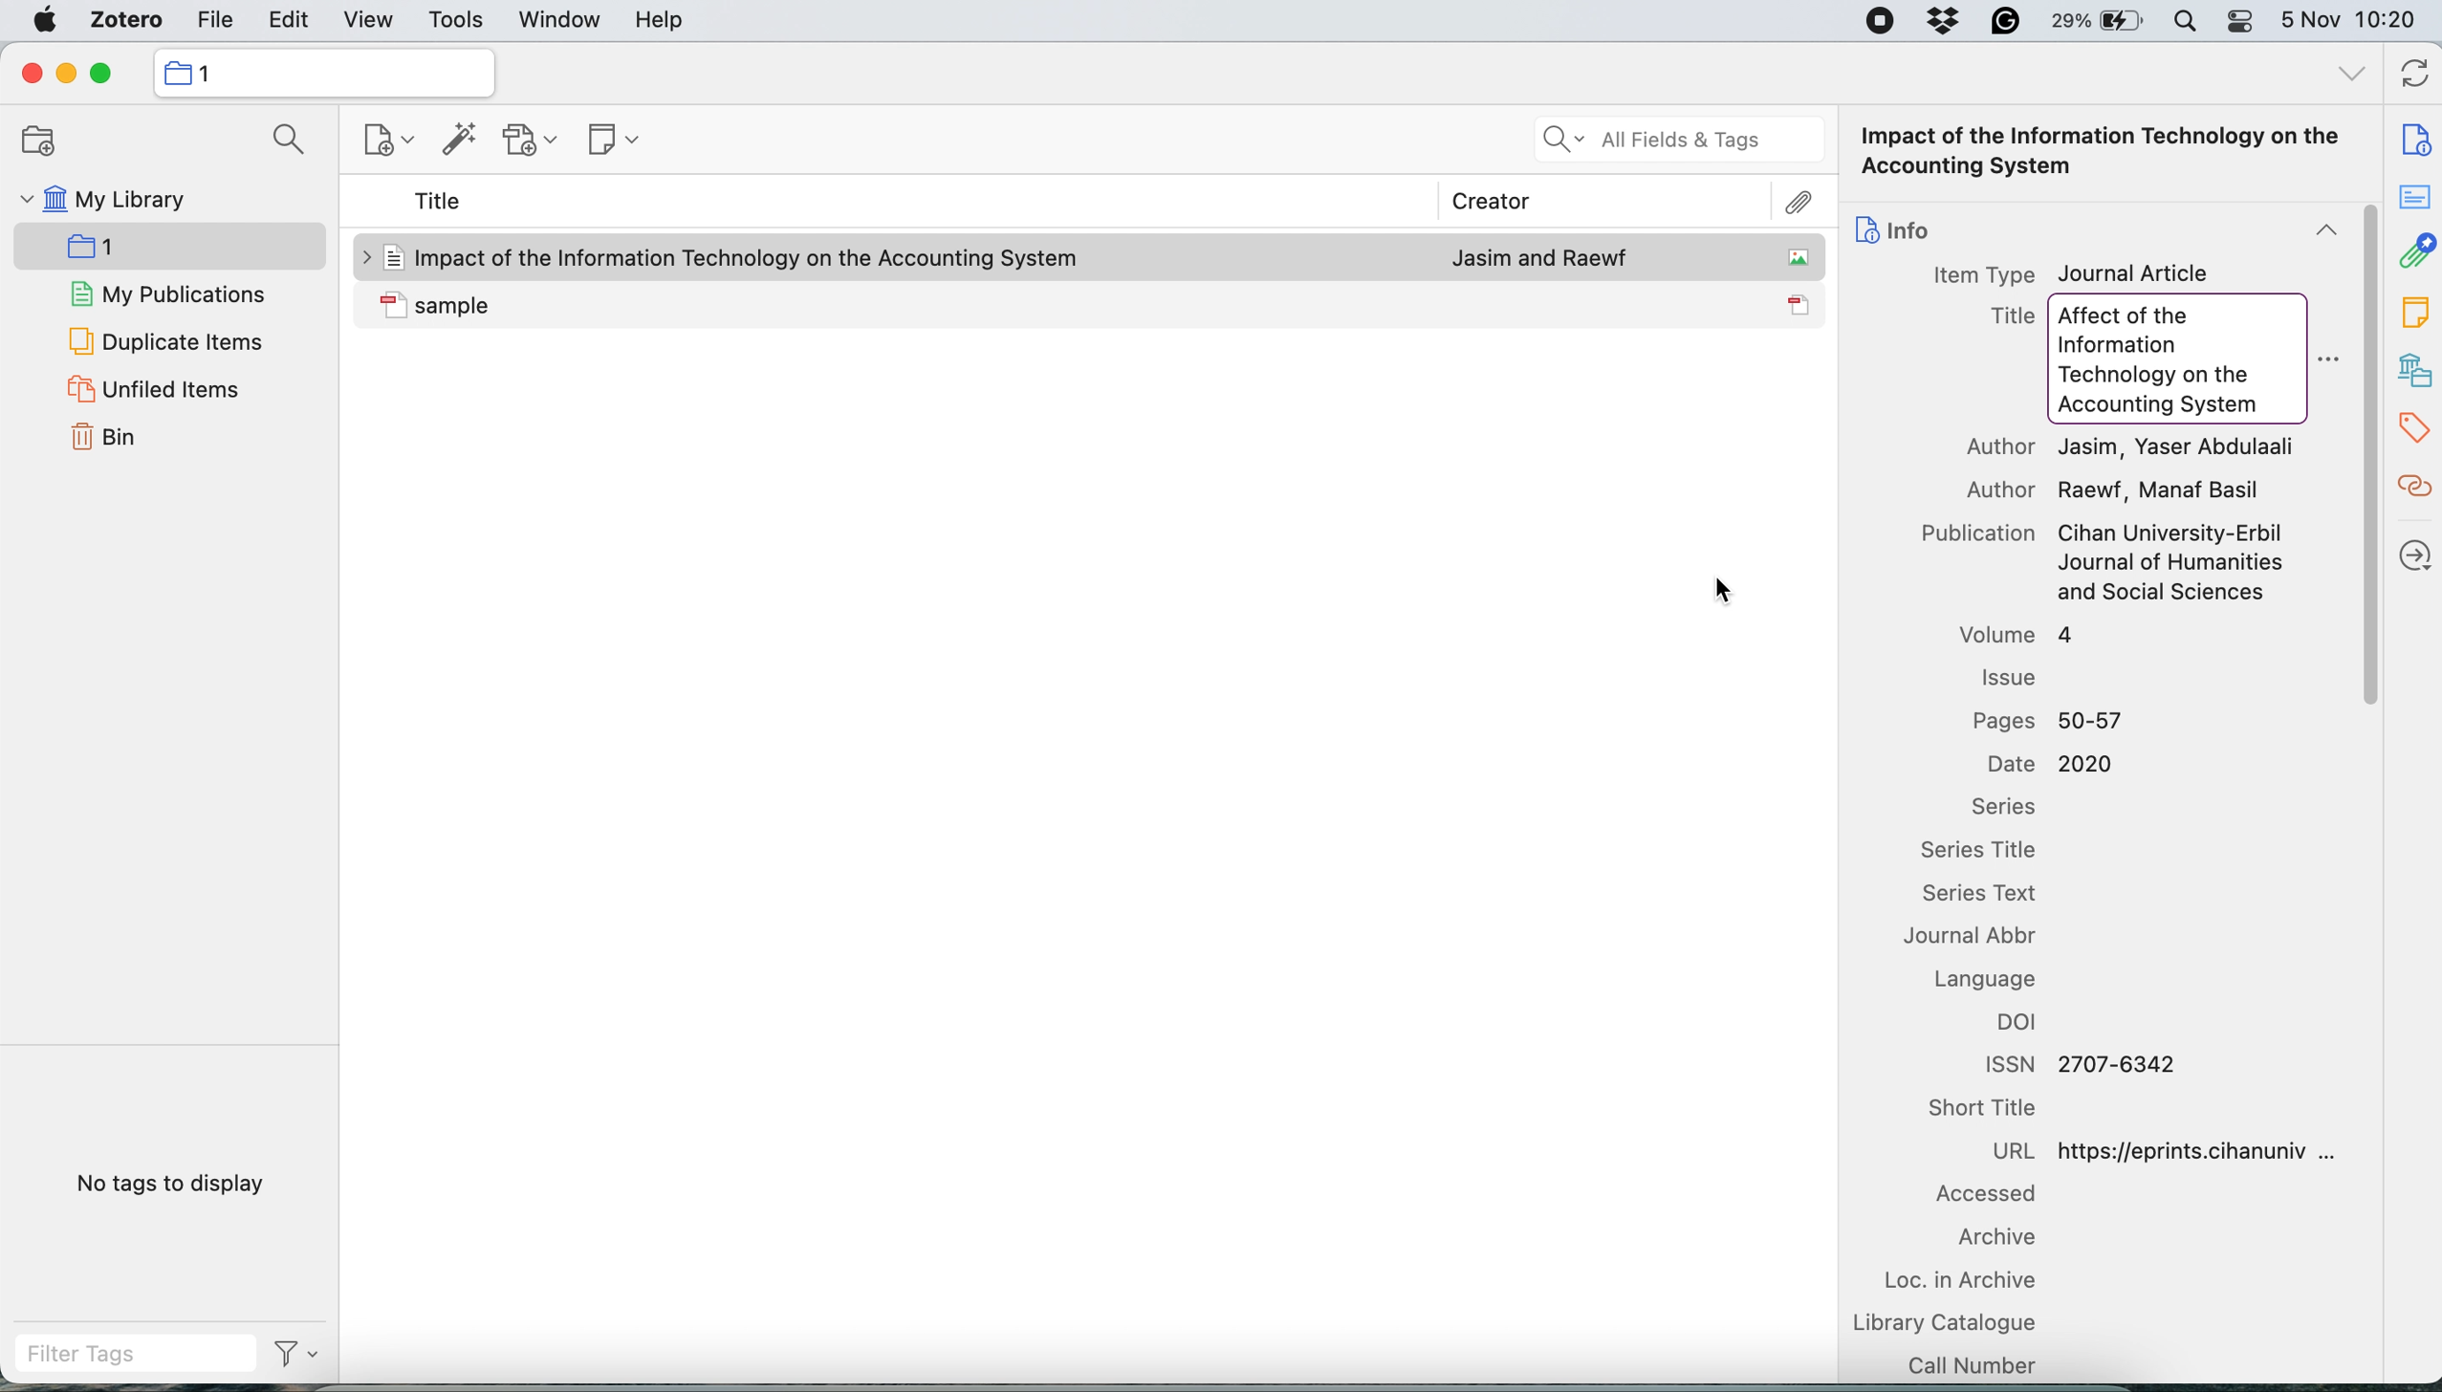 This screenshot has height=1392, width=2442. What do you see at coordinates (2004, 809) in the screenshot?
I see `series` at bounding box center [2004, 809].